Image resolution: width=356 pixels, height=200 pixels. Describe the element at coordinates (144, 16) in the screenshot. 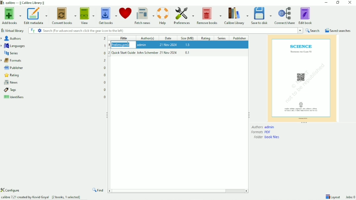

I see `Fetch news` at that location.